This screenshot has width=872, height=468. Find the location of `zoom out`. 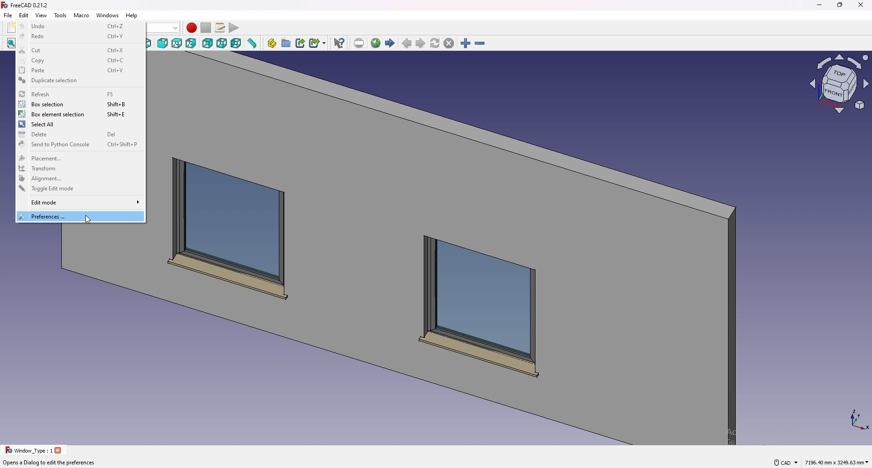

zoom out is located at coordinates (480, 44).